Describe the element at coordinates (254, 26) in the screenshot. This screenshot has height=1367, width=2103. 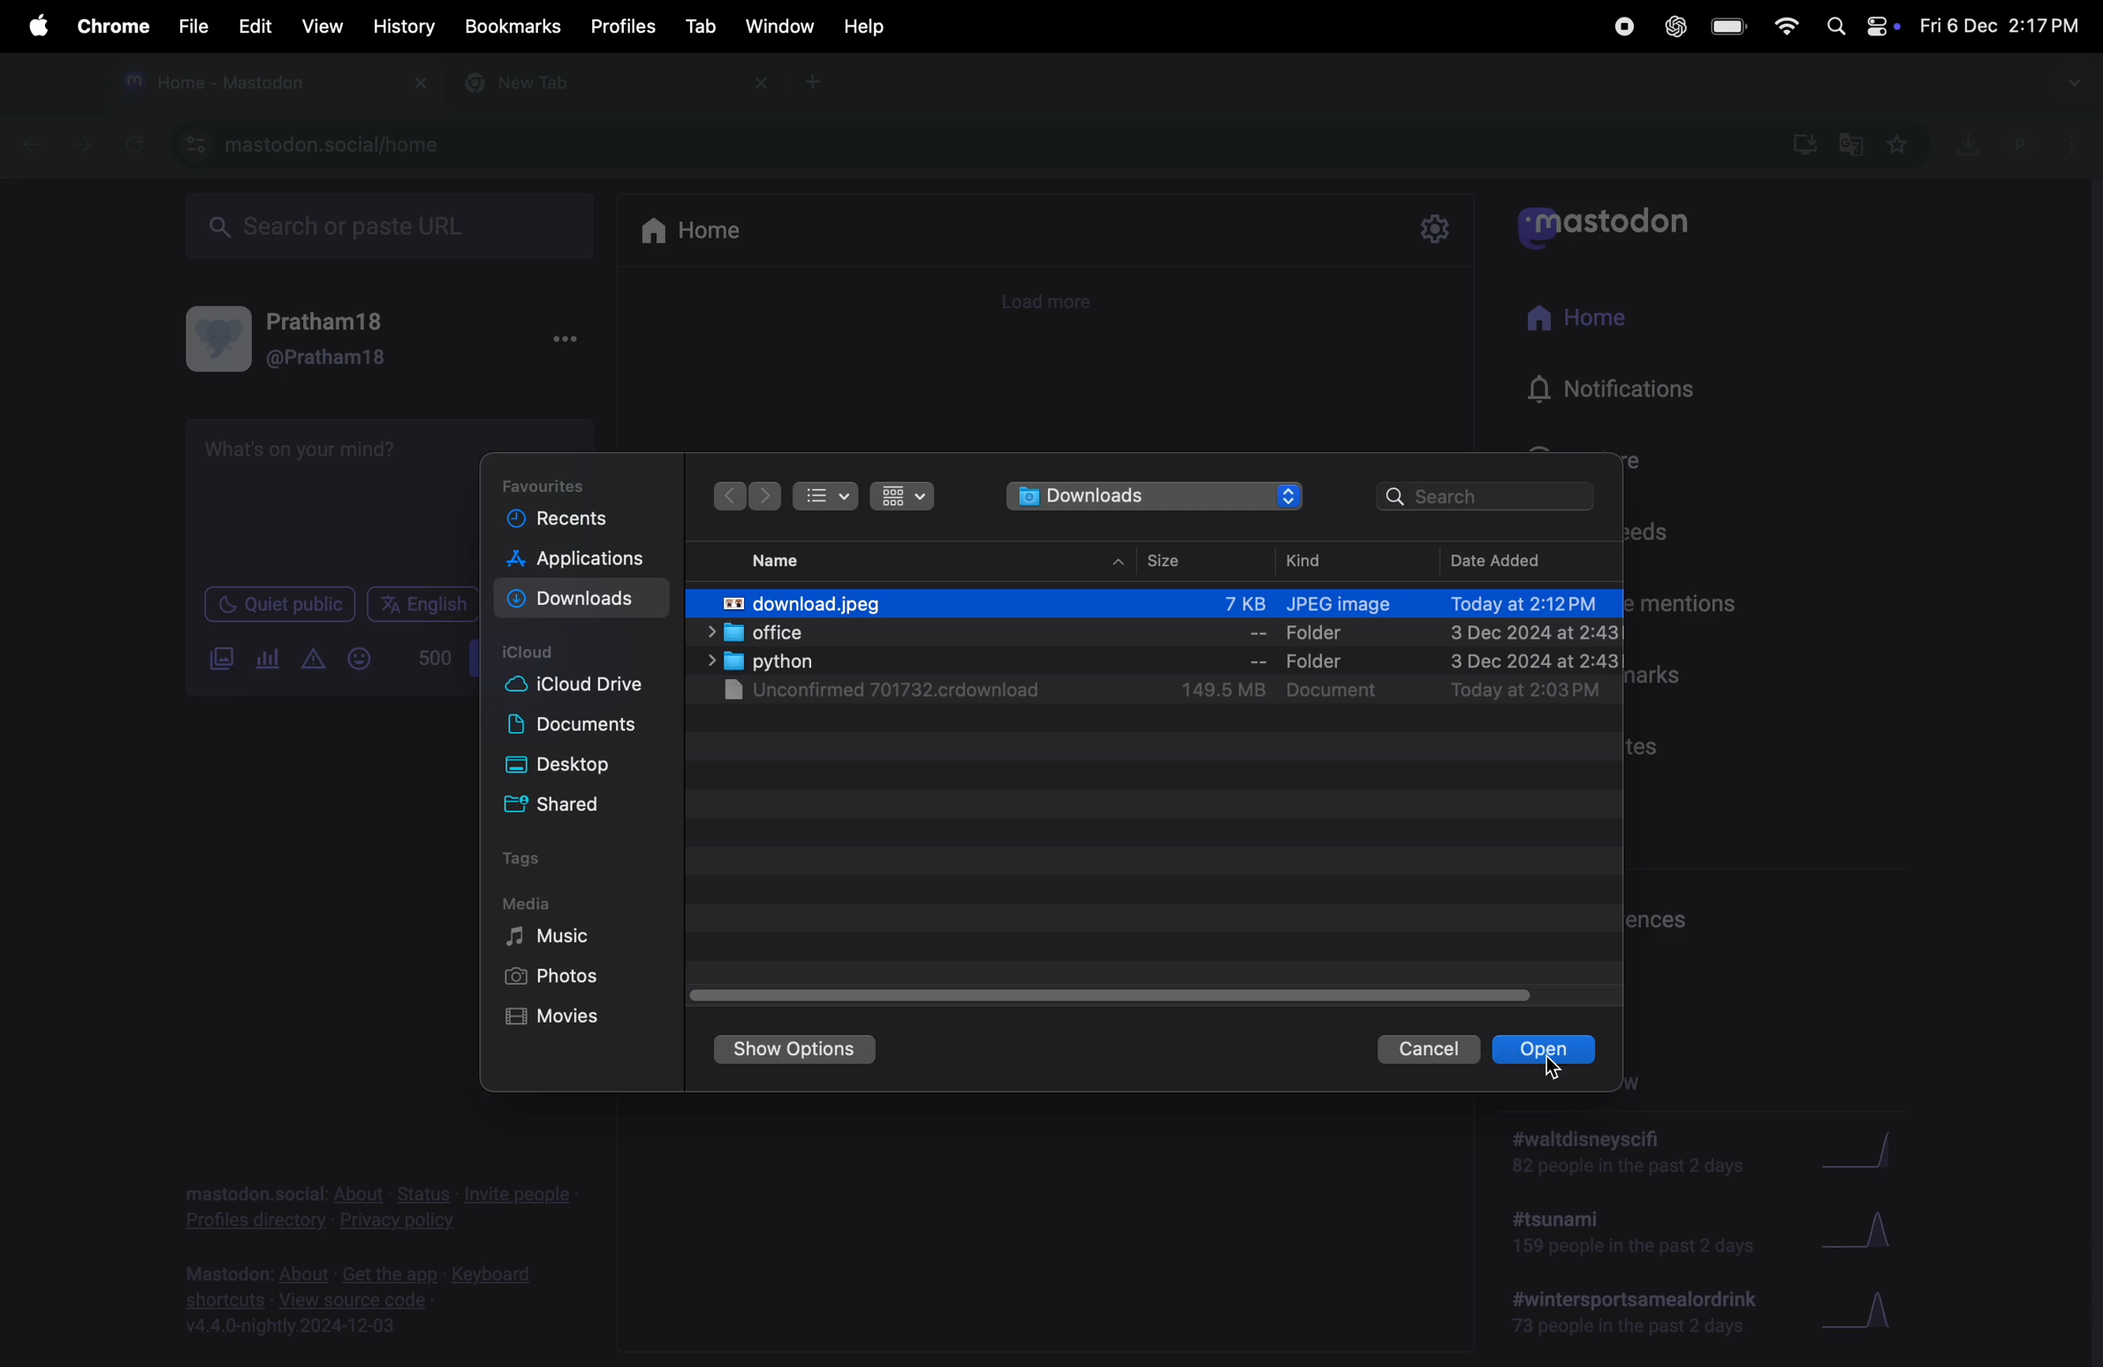
I see `edit` at that location.